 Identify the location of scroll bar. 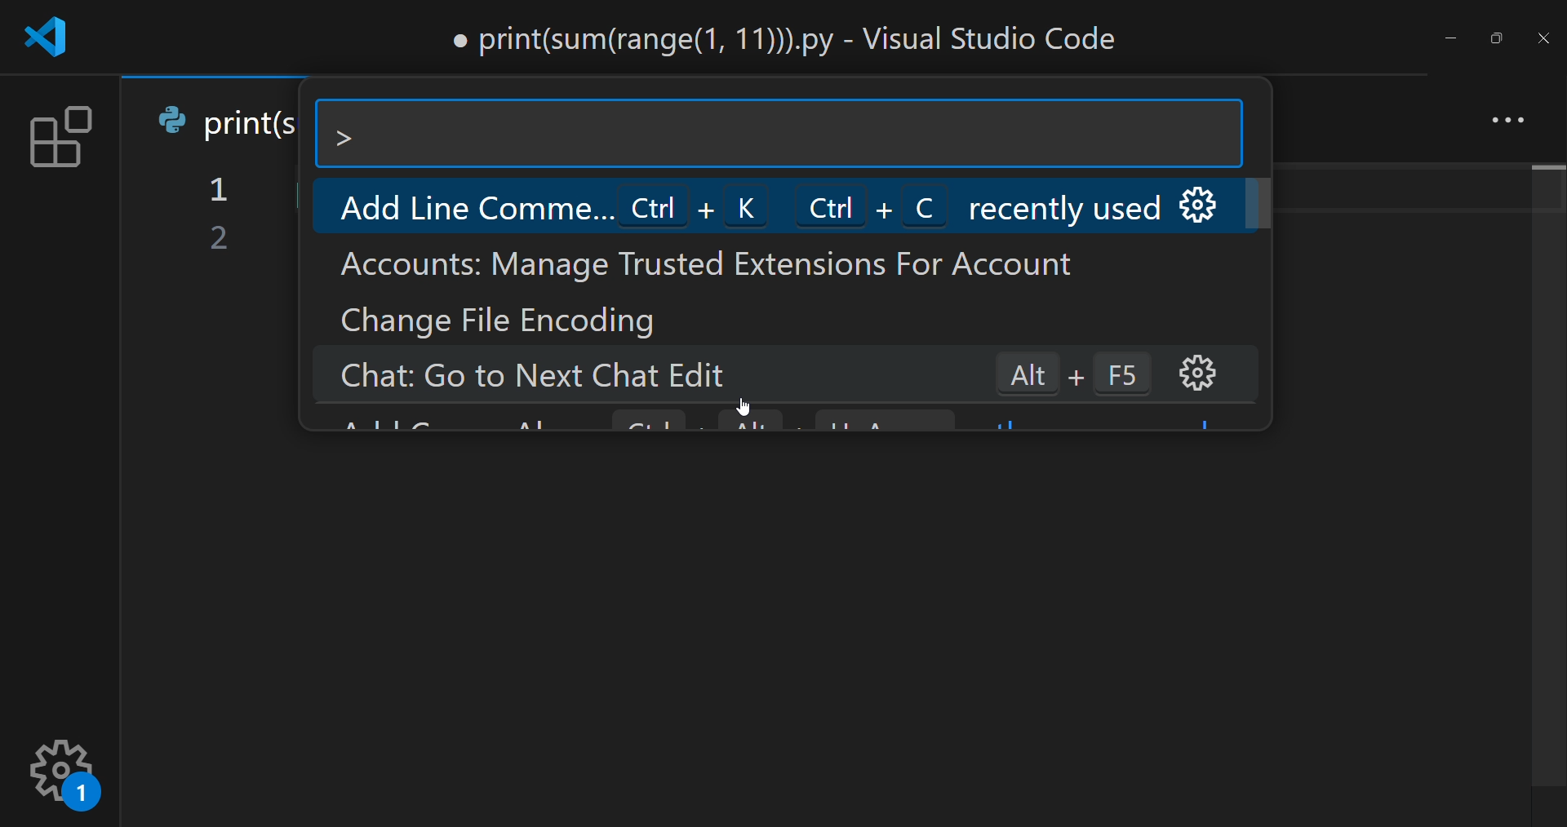
(1272, 206).